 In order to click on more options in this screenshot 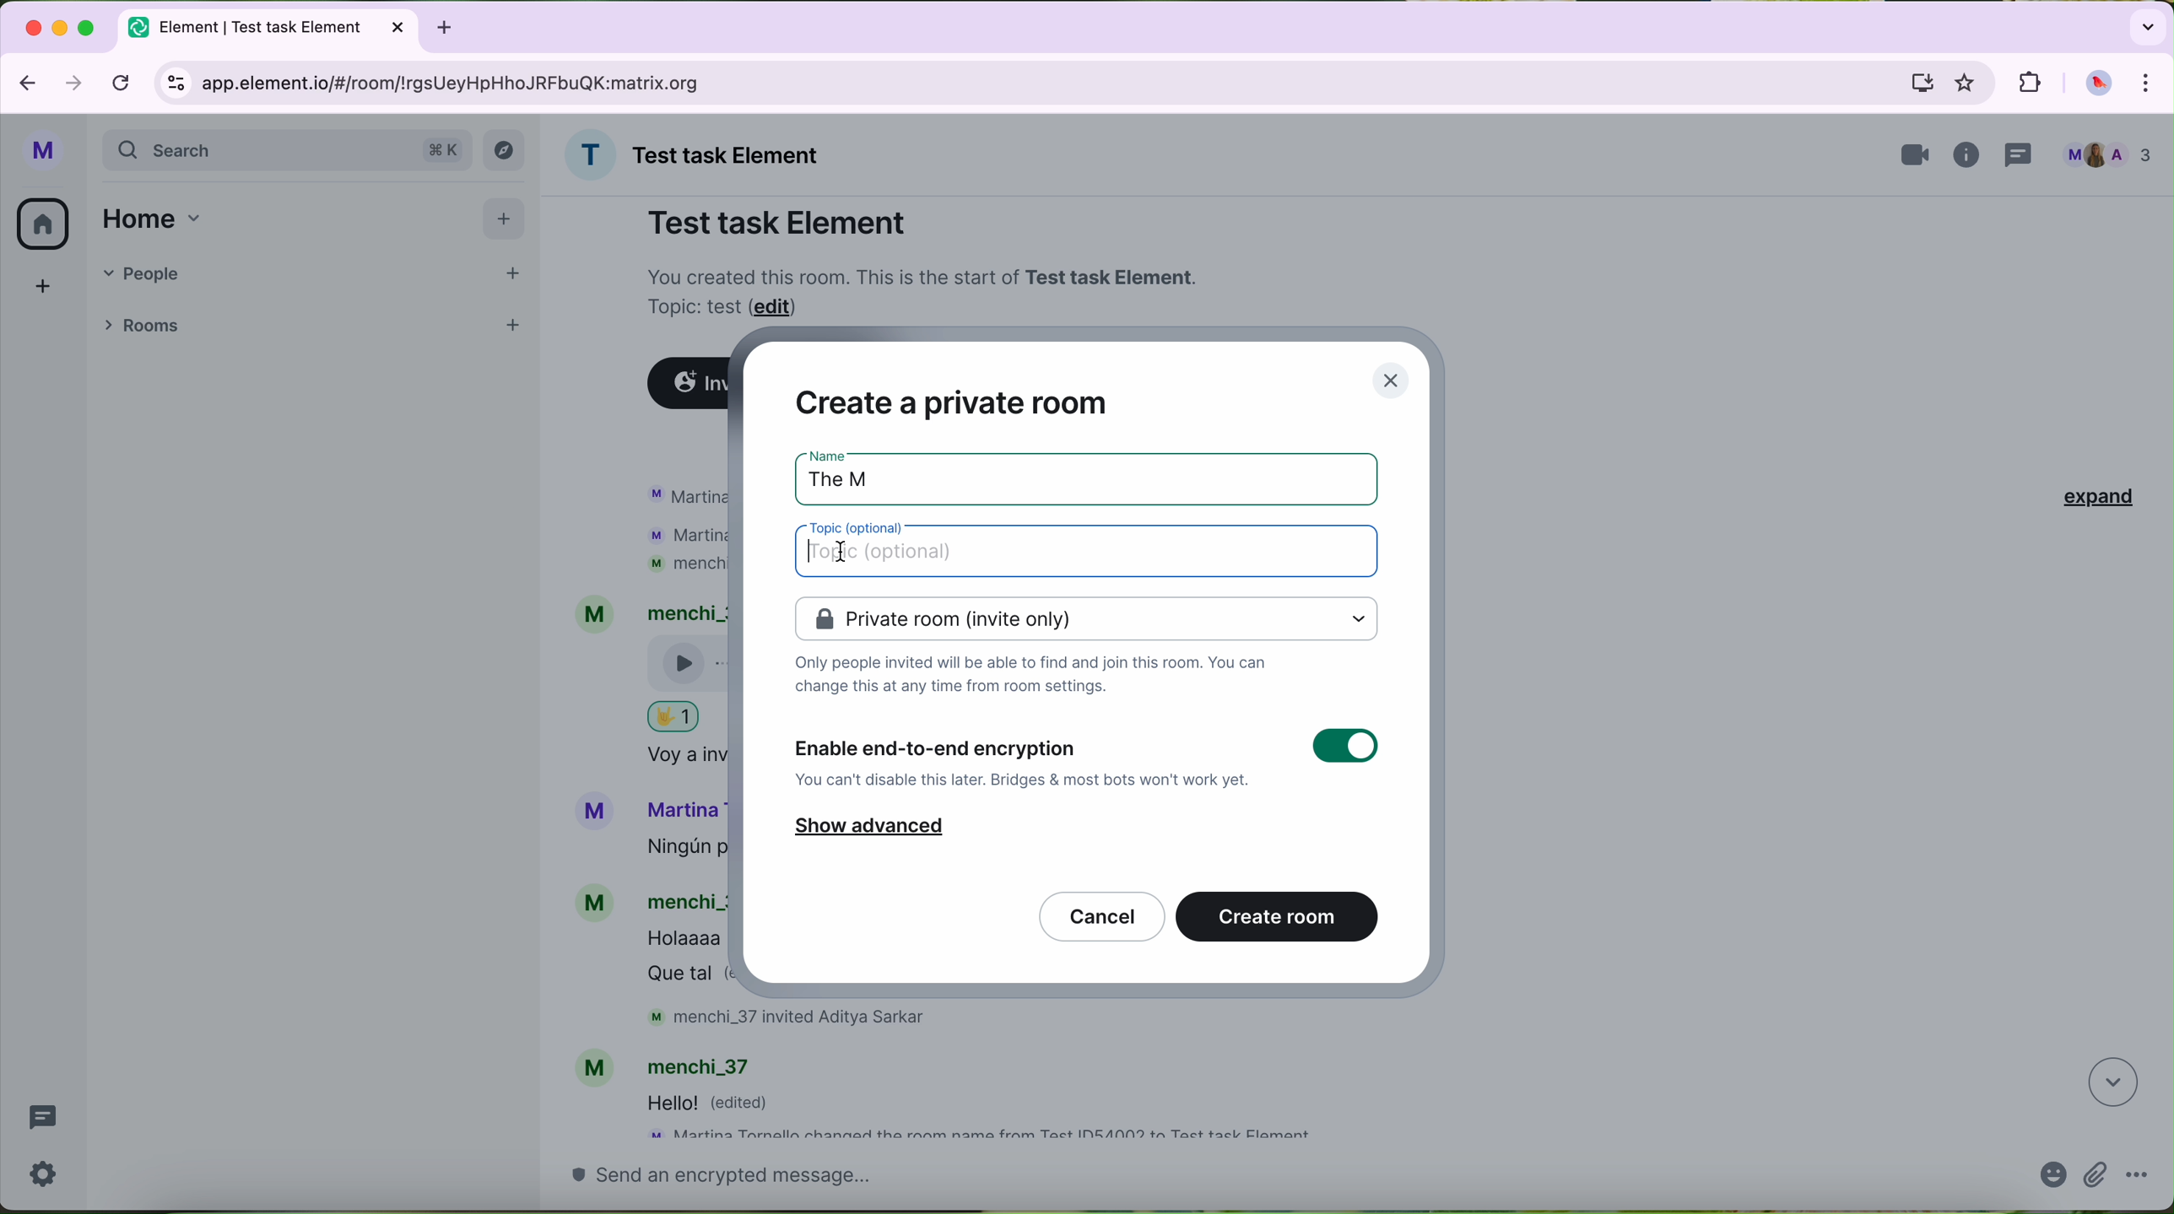, I will do `click(2139, 1178)`.